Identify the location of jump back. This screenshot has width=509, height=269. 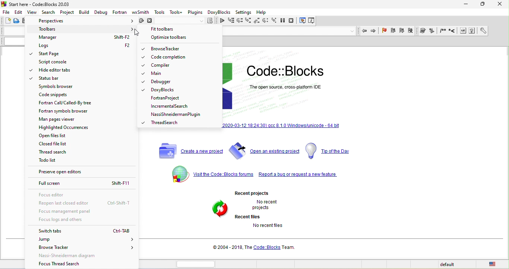
(364, 31).